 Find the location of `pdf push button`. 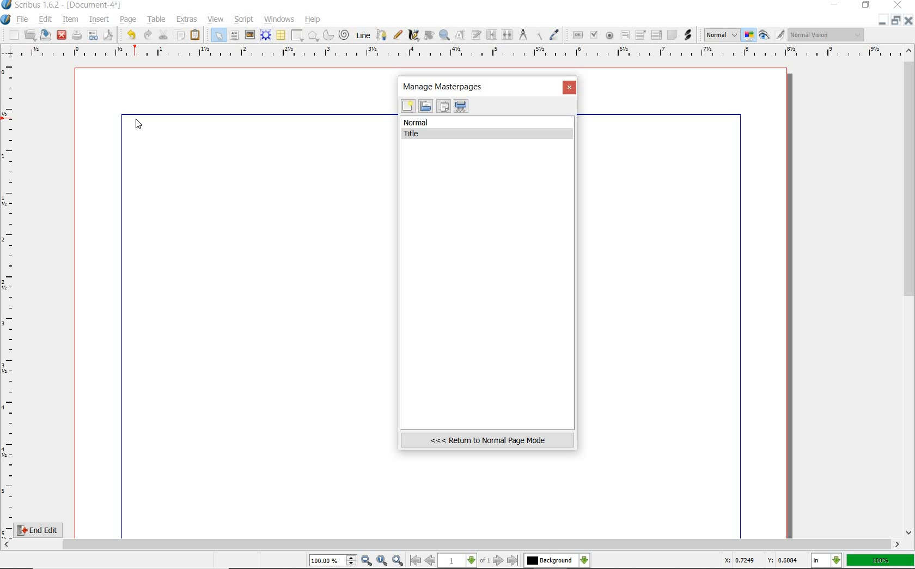

pdf push button is located at coordinates (576, 34).